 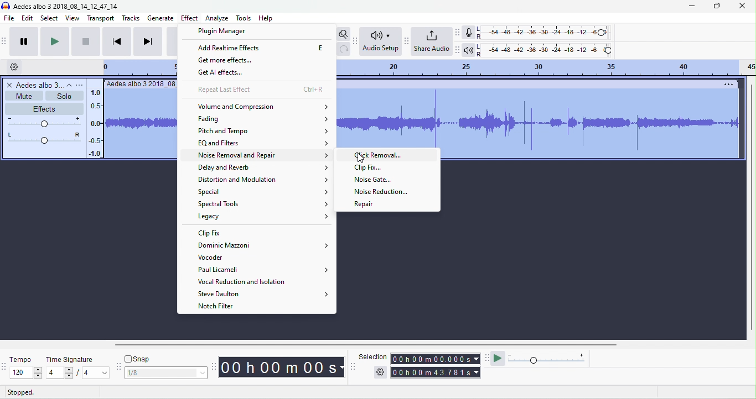 I want to click on help, so click(x=267, y=19).